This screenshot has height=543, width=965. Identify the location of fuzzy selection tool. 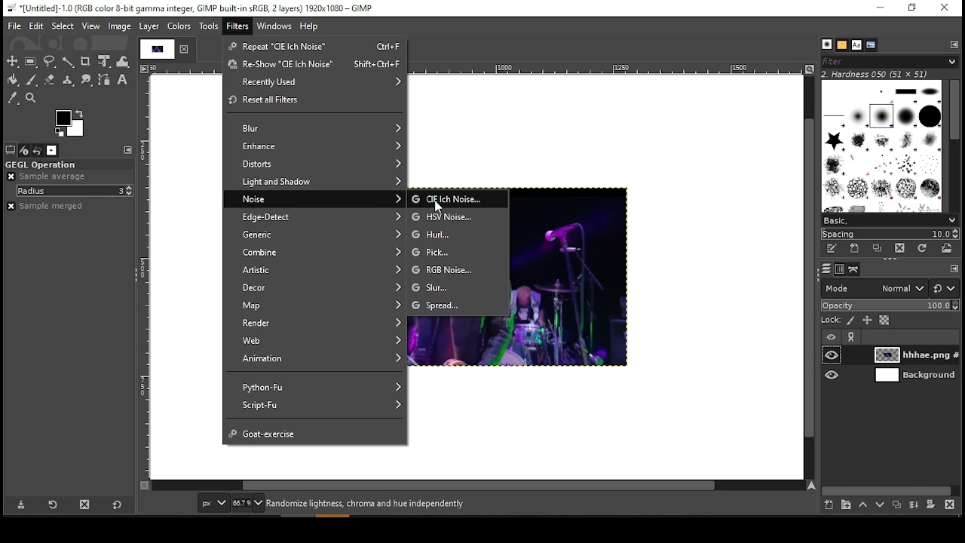
(69, 60).